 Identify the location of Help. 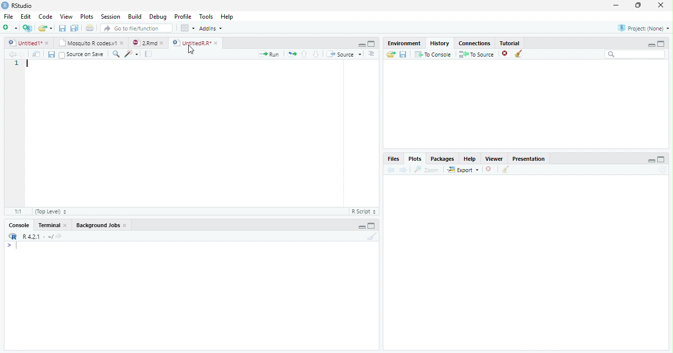
(470, 159).